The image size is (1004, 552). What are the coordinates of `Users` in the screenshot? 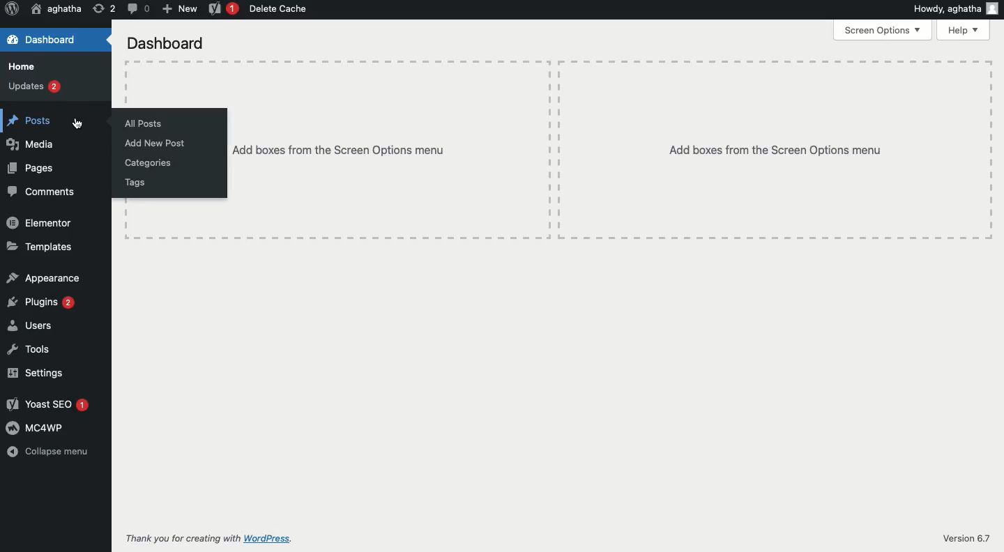 It's located at (31, 325).